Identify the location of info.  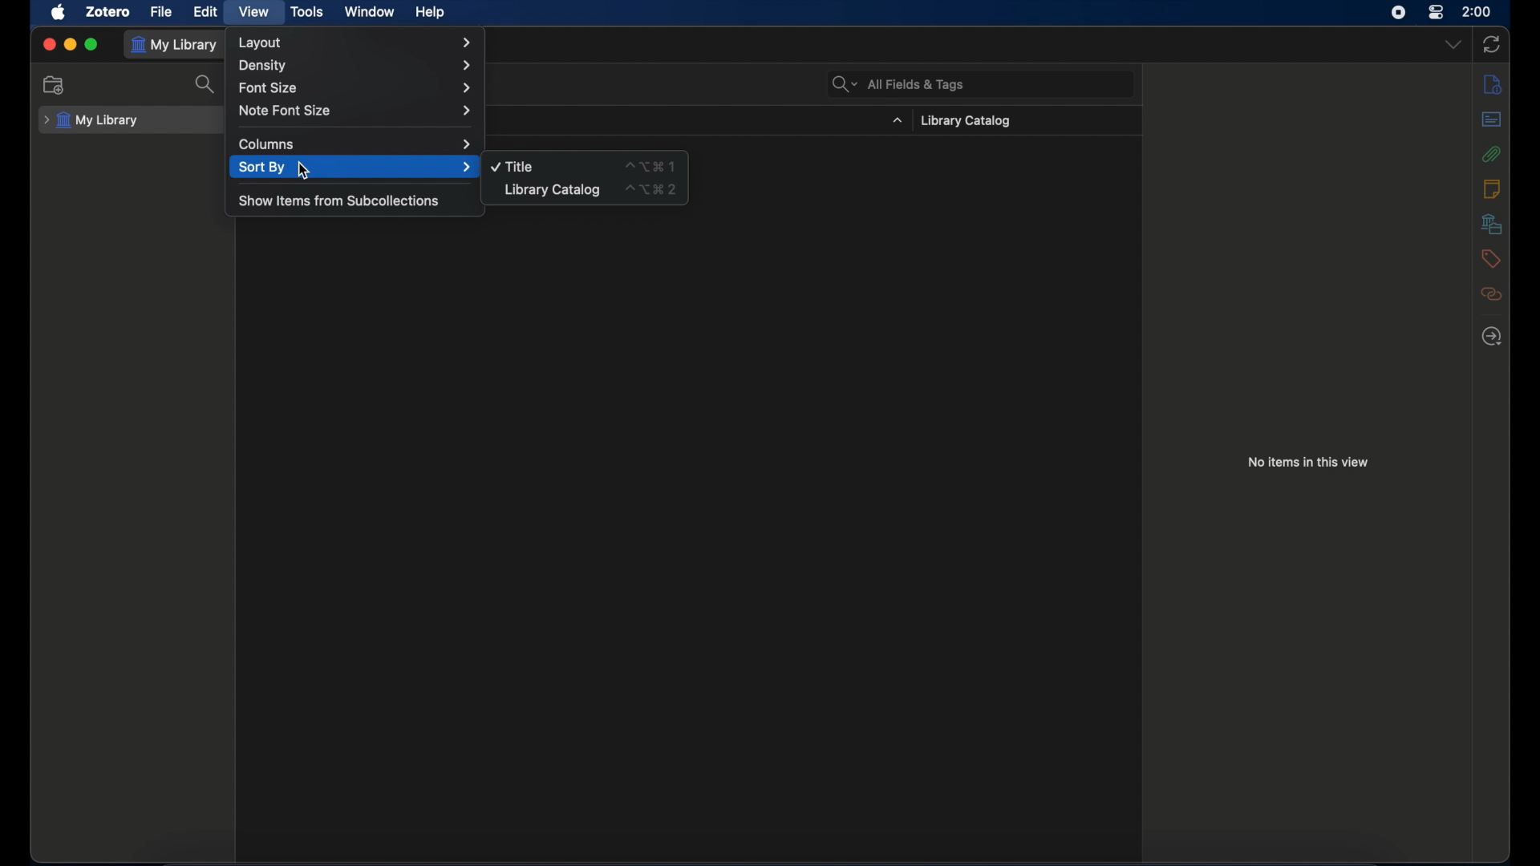
(1492, 84).